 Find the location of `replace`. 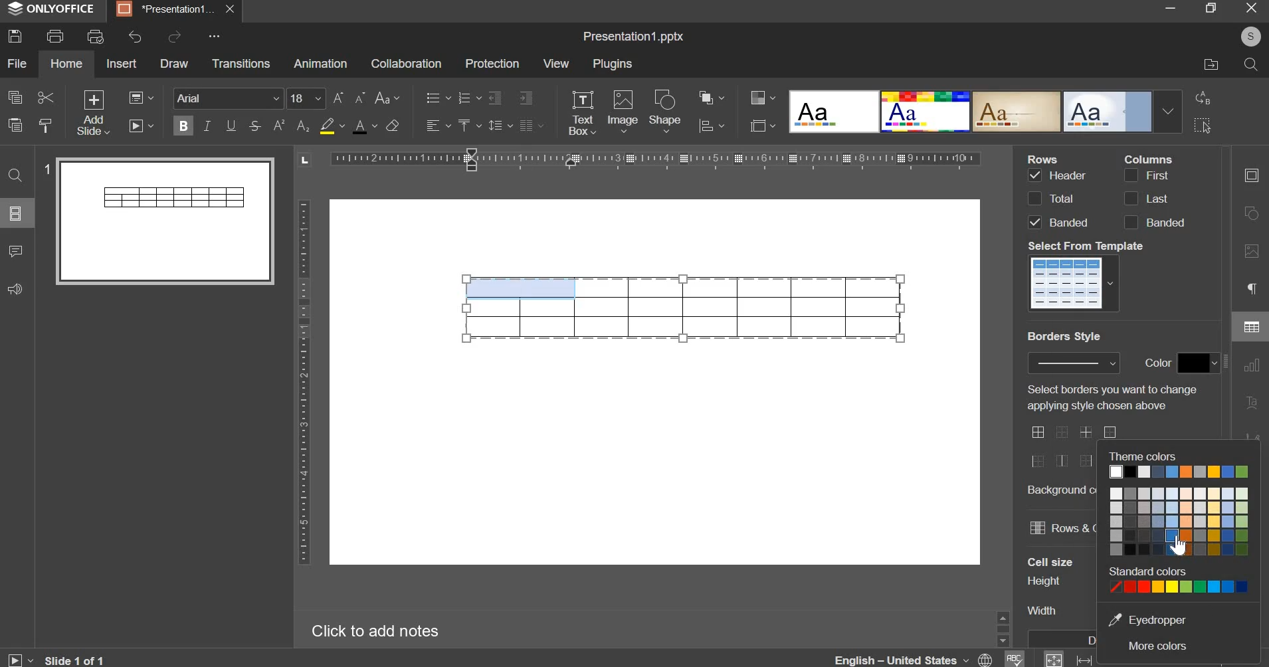

replace is located at coordinates (1201, 97).